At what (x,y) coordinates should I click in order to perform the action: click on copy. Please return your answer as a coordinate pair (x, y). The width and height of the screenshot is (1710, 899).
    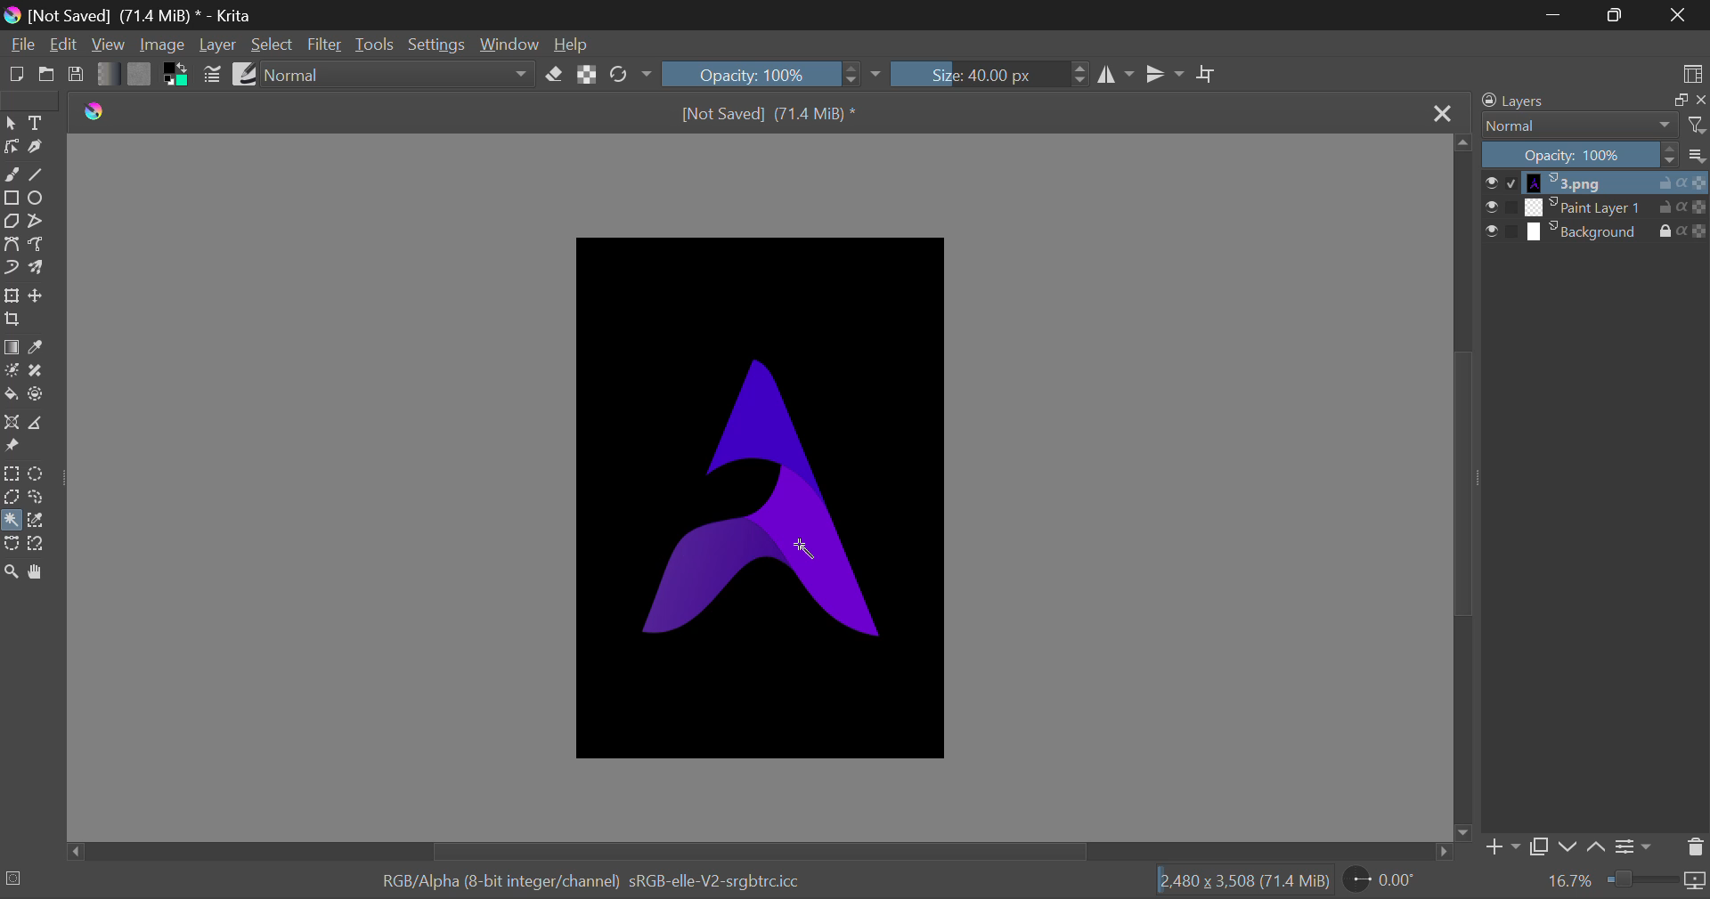
    Looking at the image, I should click on (1677, 101).